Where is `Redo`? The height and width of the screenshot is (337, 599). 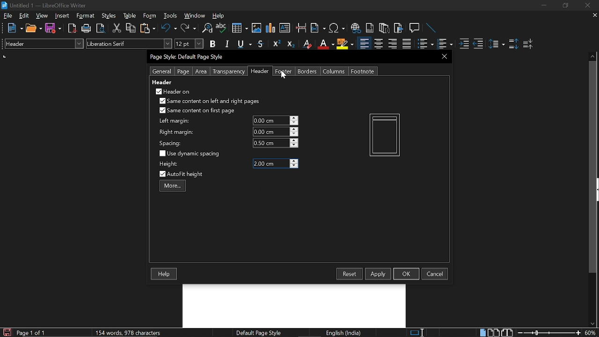
Redo is located at coordinates (188, 28).